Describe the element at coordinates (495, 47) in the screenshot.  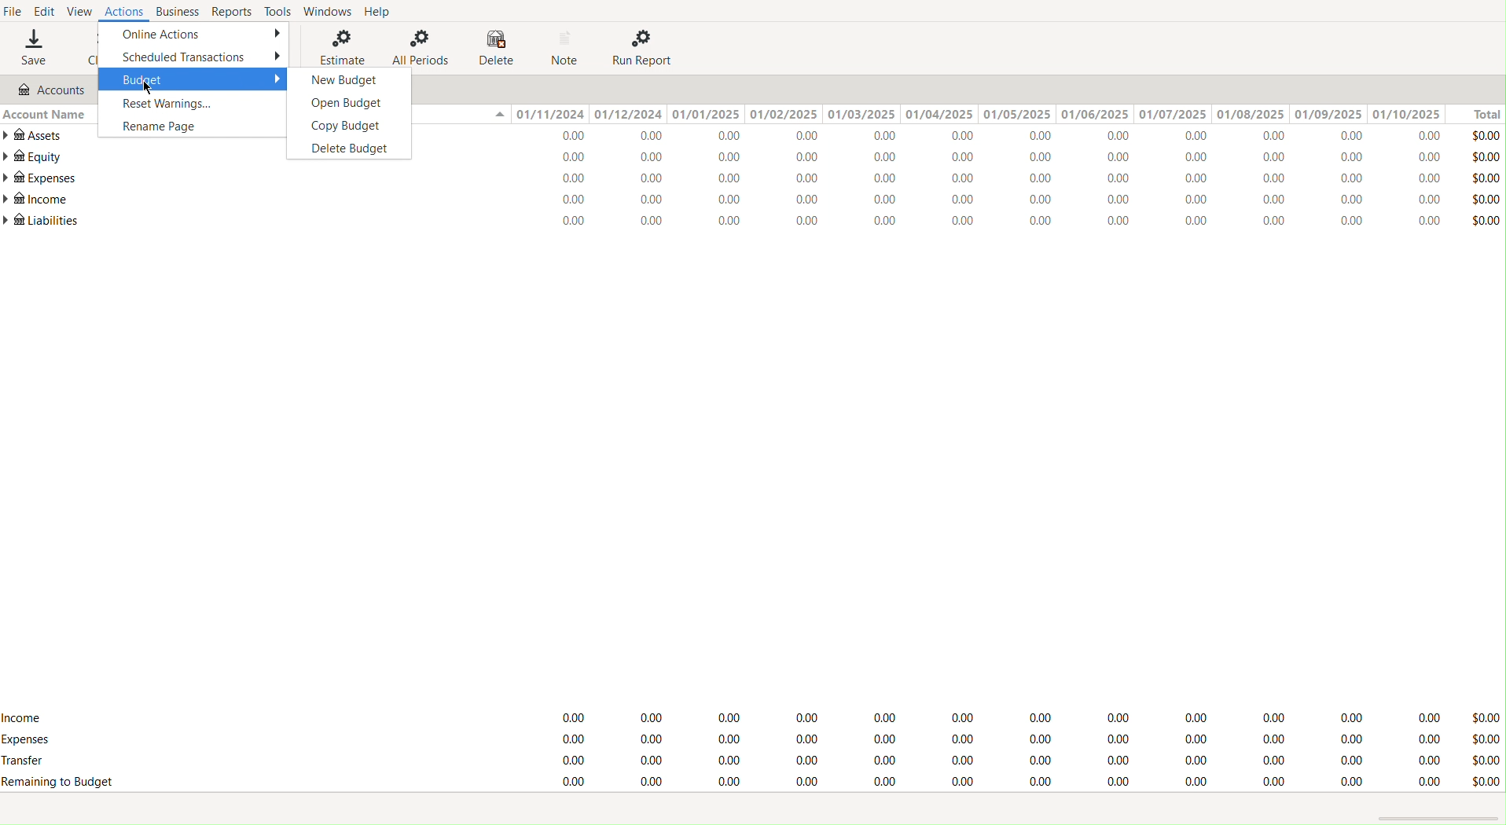
I see `Delete` at that location.